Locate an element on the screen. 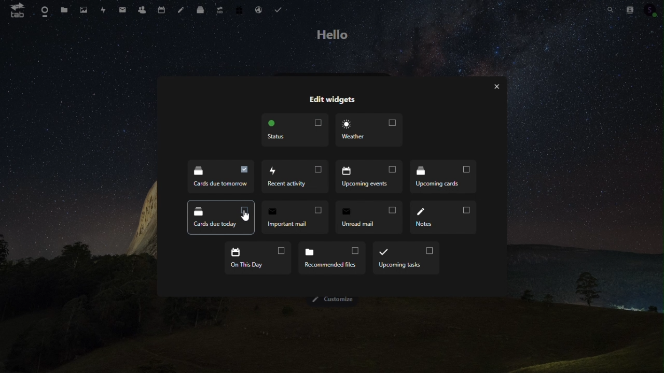 This screenshot has width=664, height=373. Contacts is located at coordinates (630, 8).